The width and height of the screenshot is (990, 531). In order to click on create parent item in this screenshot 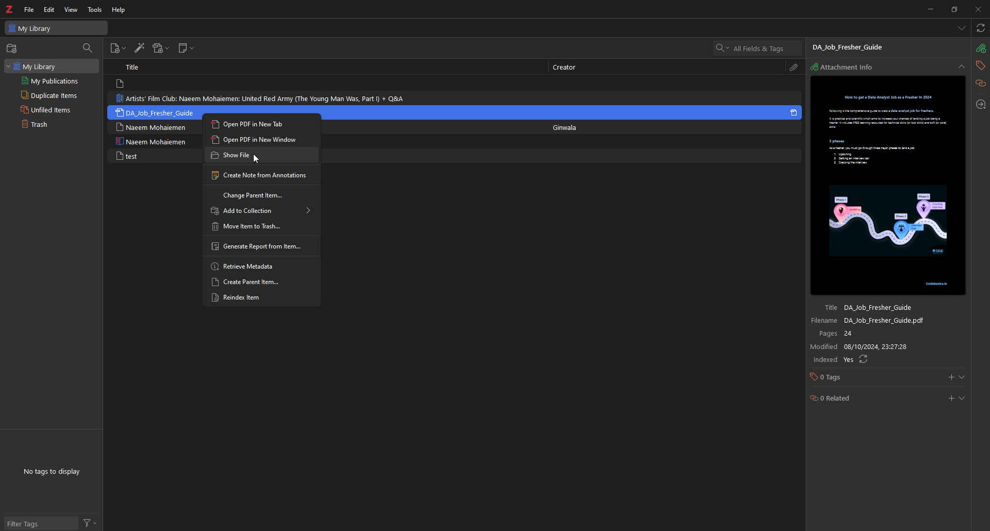, I will do `click(257, 282)`.